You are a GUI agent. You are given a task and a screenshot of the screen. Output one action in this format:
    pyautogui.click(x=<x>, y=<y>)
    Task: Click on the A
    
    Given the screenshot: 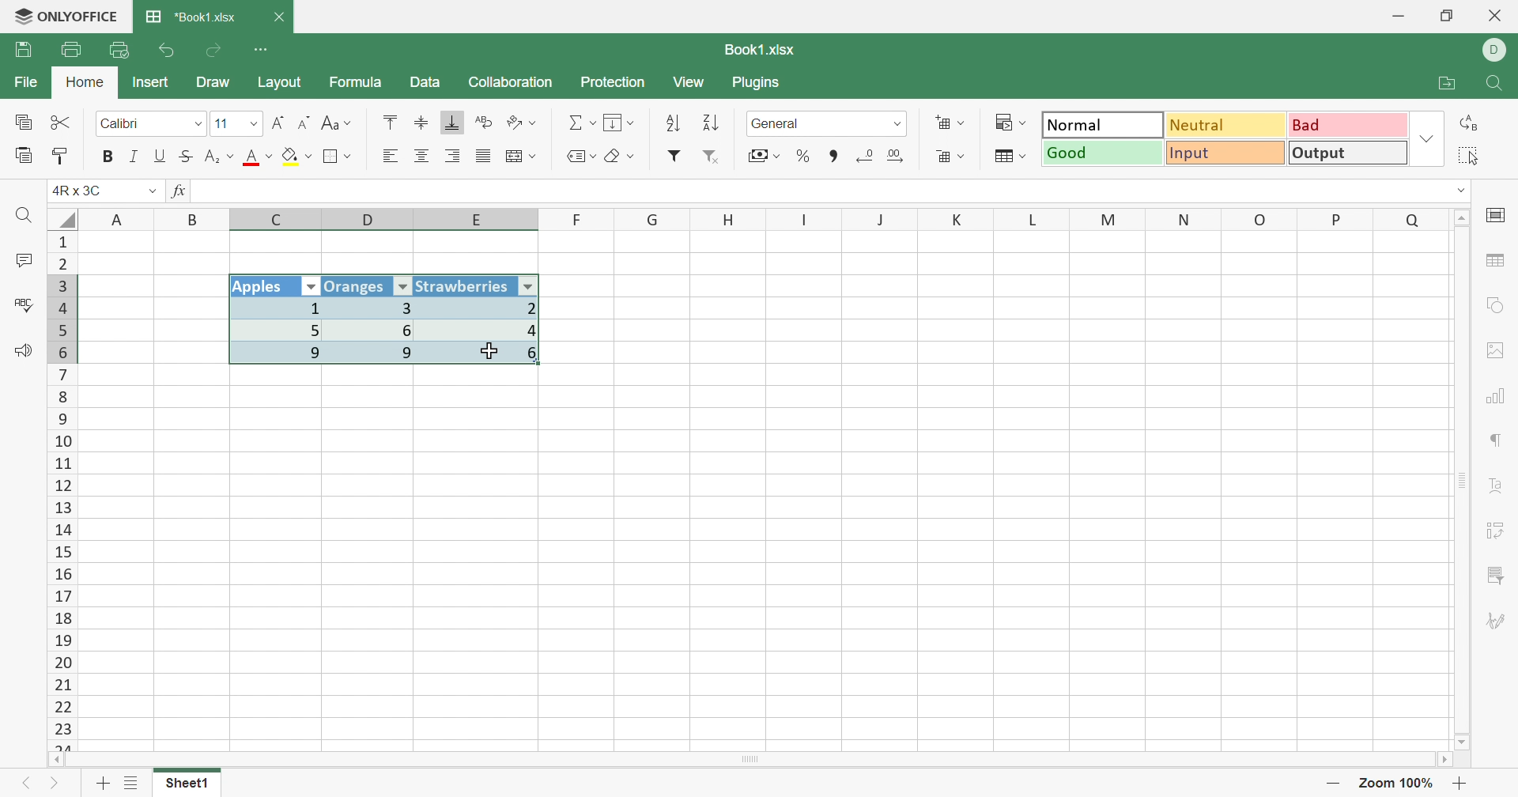 What is the action you would take?
    pyautogui.click(x=119, y=217)
    